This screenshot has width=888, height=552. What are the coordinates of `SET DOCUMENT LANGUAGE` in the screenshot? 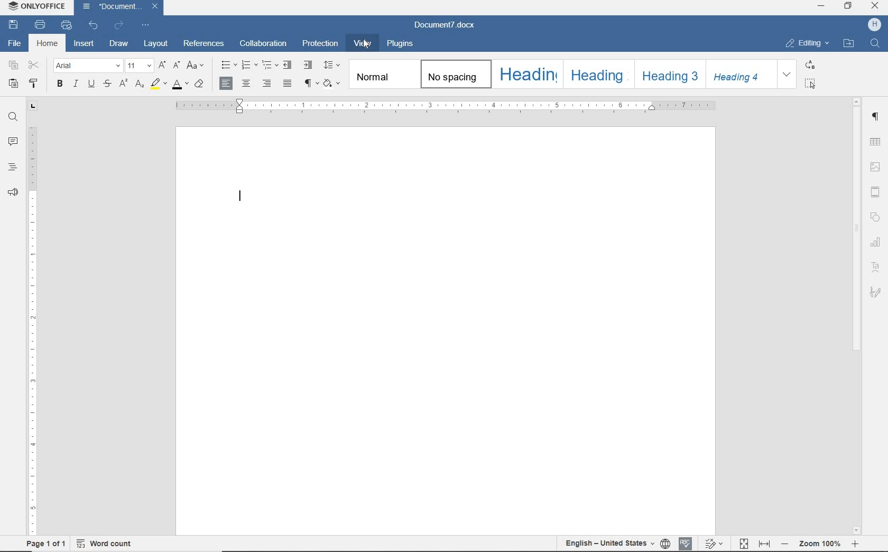 It's located at (664, 543).